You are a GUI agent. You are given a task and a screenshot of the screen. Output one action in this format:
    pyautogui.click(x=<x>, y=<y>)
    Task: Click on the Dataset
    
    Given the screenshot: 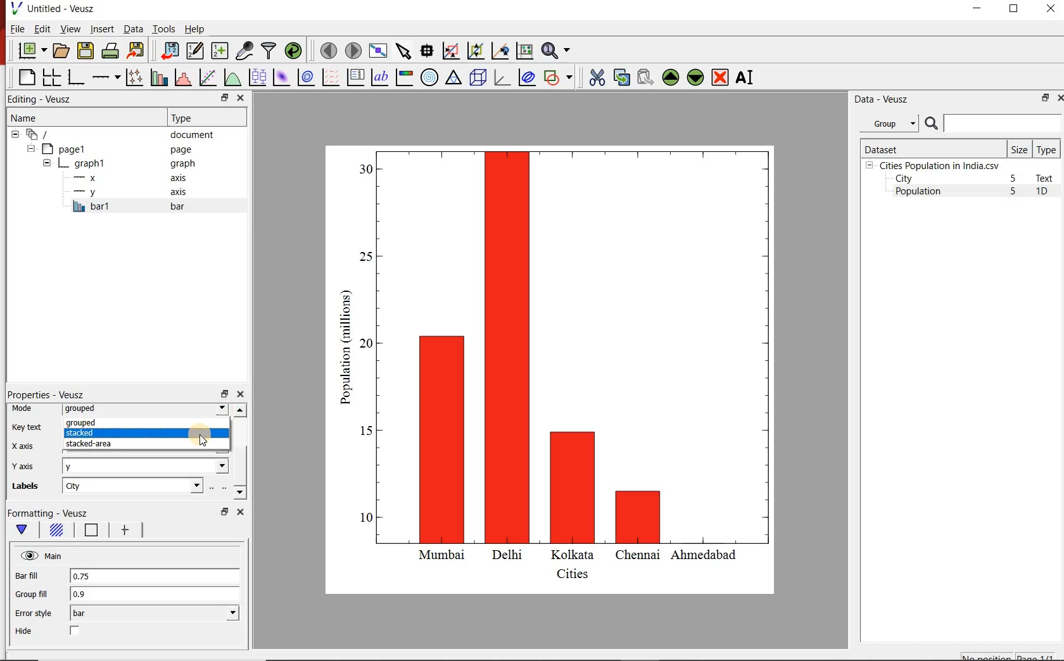 What is the action you would take?
    pyautogui.click(x=932, y=148)
    